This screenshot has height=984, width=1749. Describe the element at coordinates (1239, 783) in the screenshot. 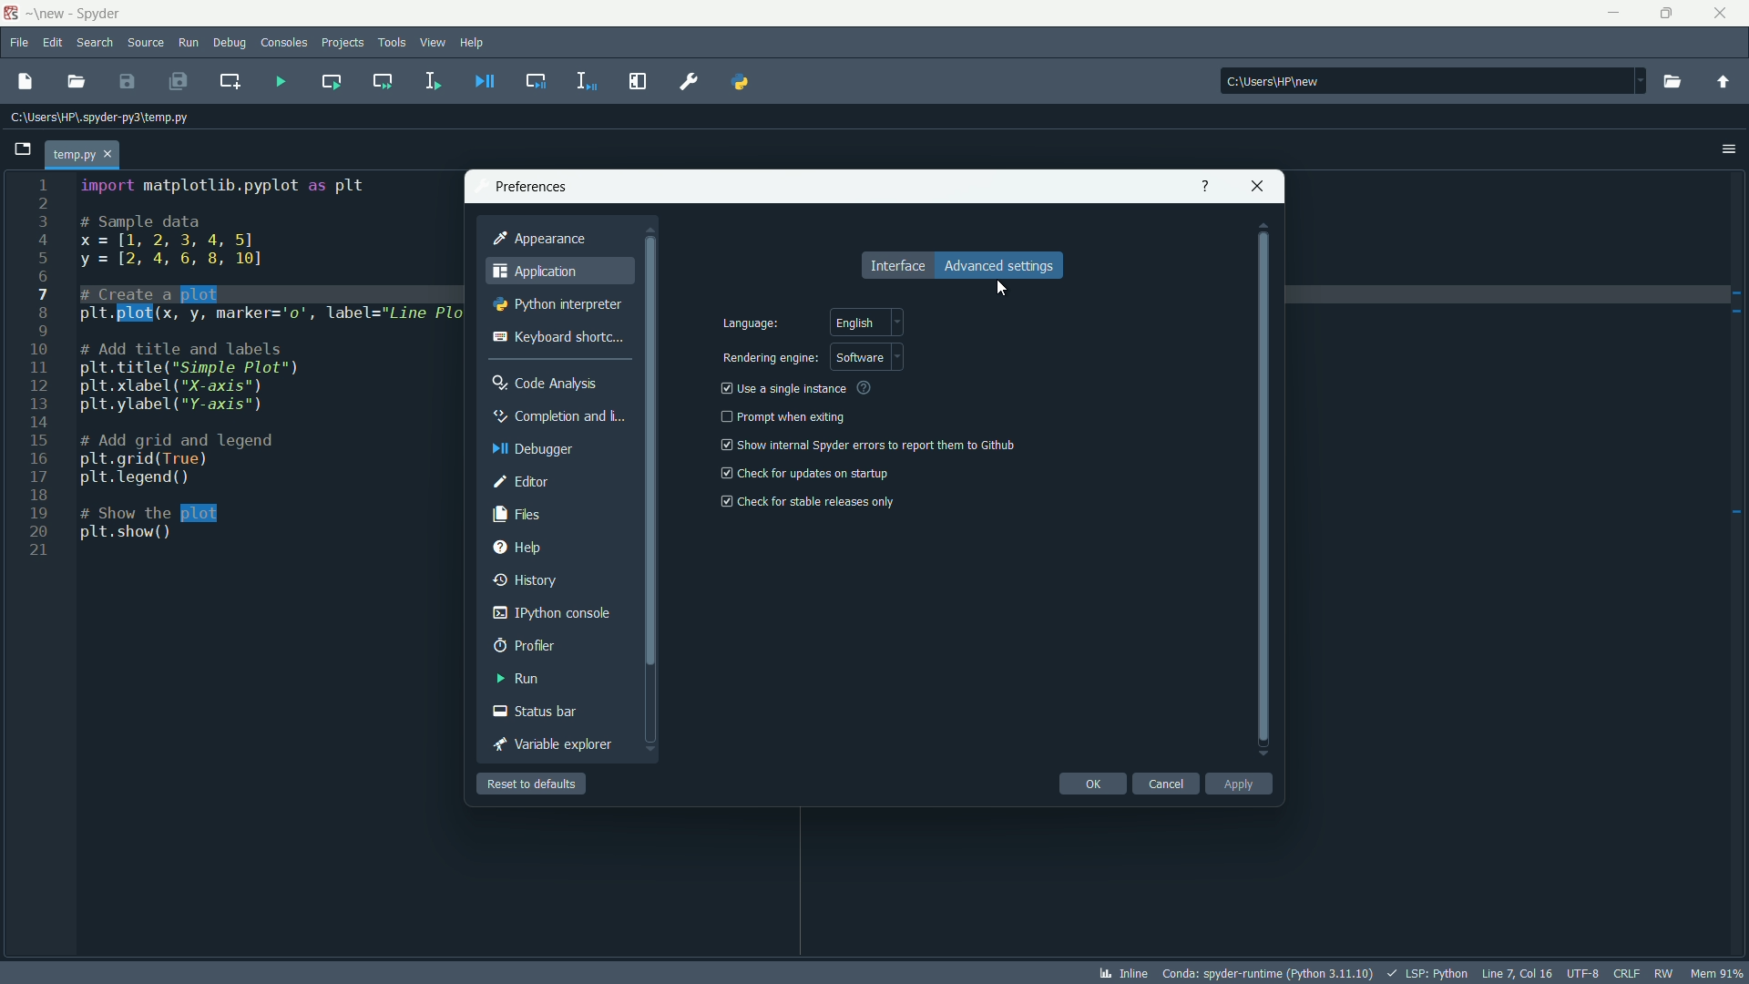

I see `apply` at that location.